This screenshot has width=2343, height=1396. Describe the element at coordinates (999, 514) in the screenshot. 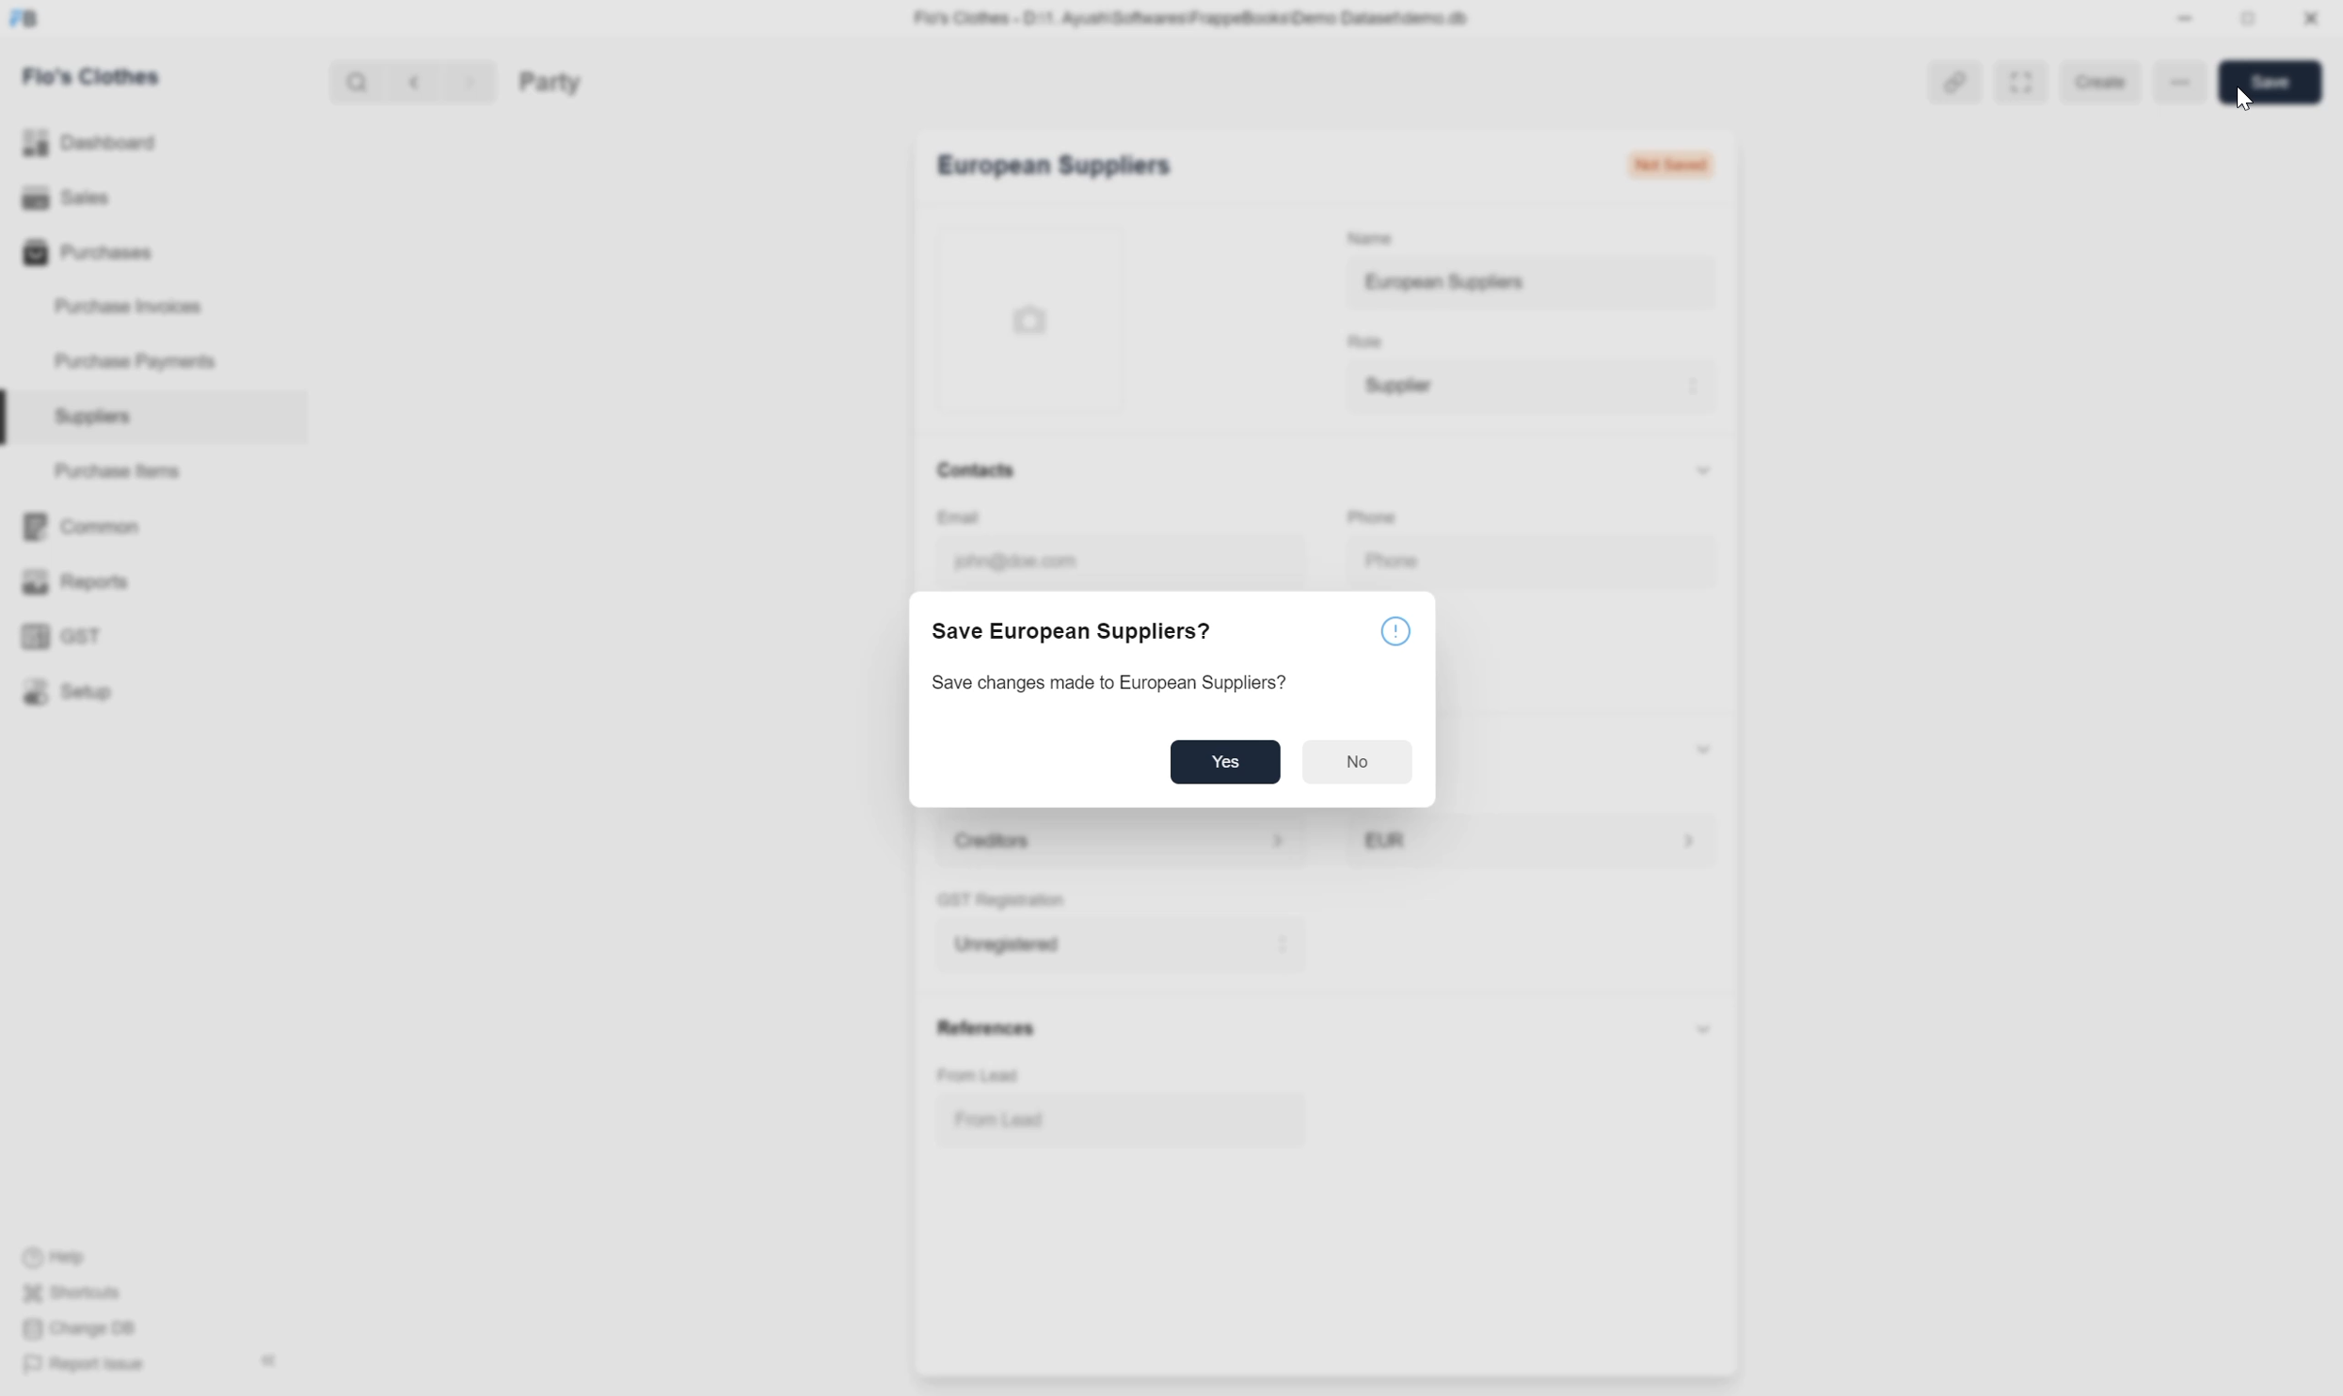

I see `Email` at that location.